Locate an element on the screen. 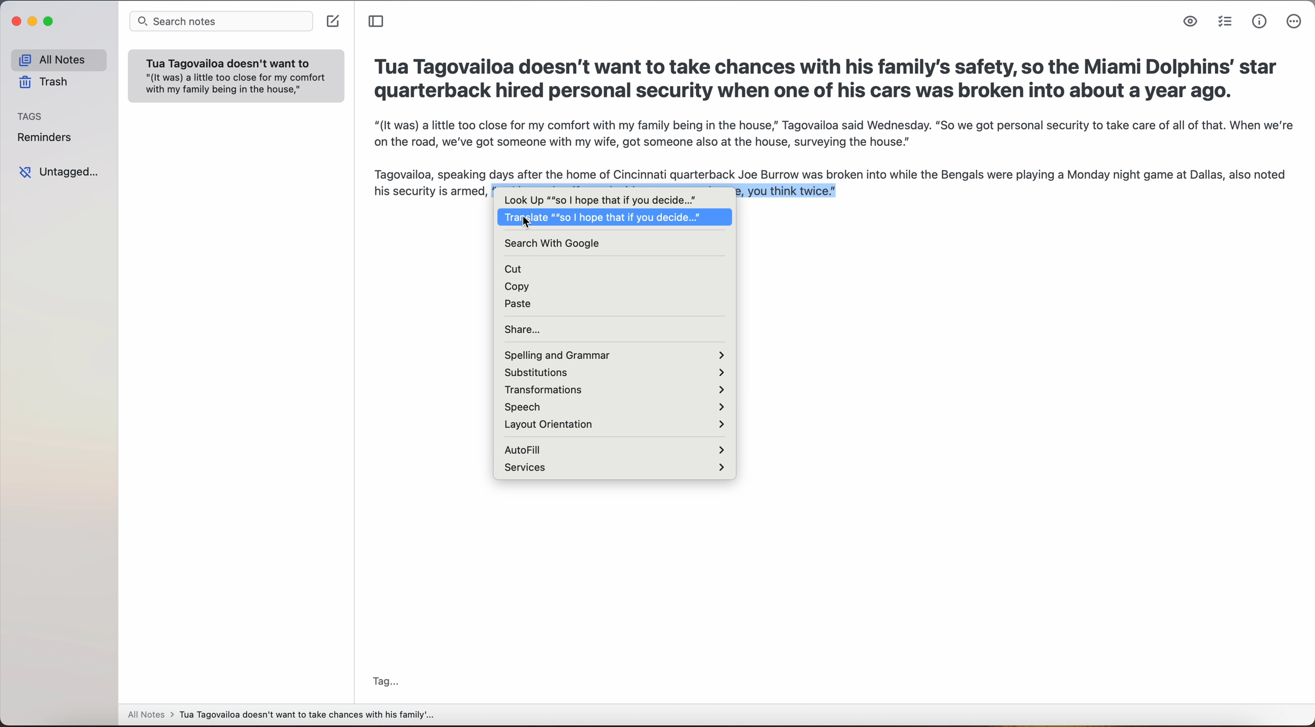 This screenshot has height=727, width=1315. search notes is located at coordinates (221, 22).